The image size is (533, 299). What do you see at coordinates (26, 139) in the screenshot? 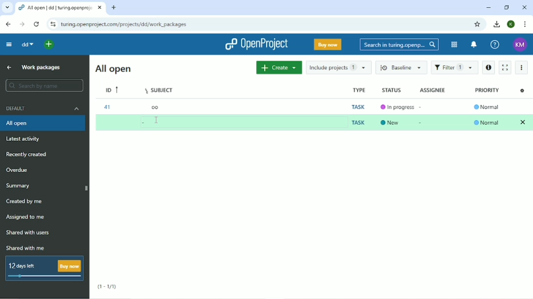
I see `Latest activity` at bounding box center [26, 139].